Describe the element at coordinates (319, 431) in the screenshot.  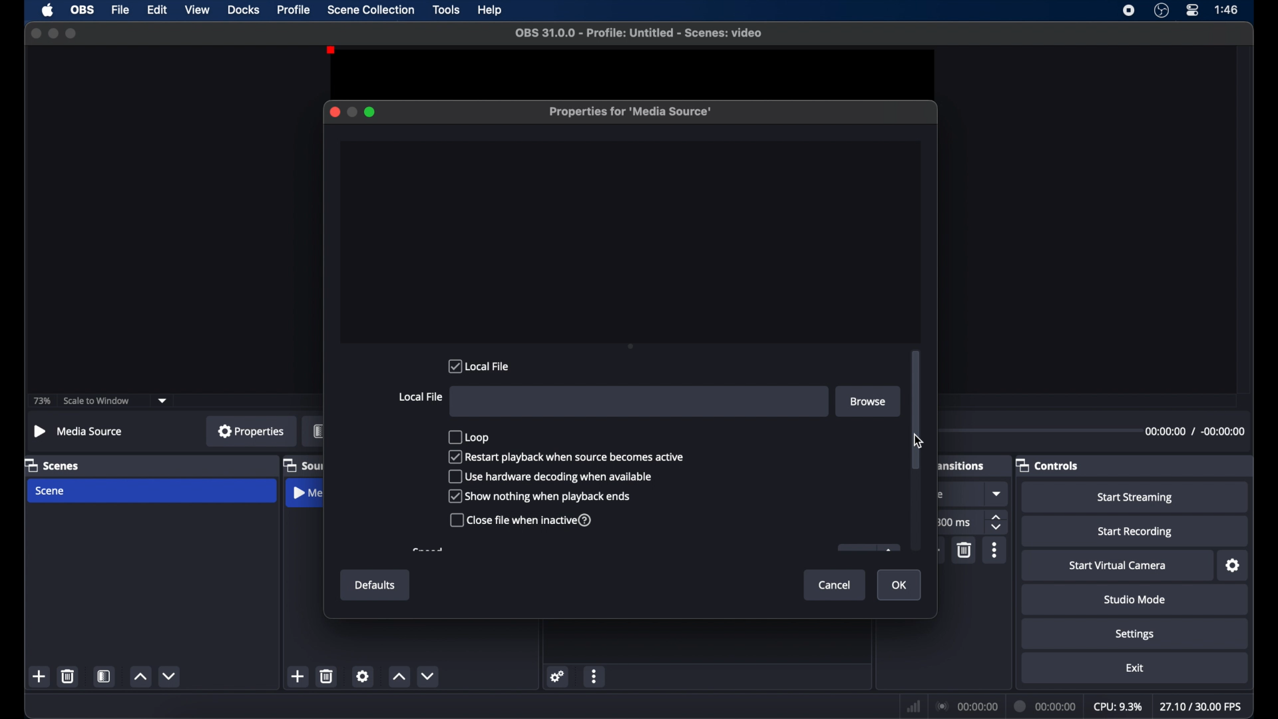
I see `obscure icon` at that location.